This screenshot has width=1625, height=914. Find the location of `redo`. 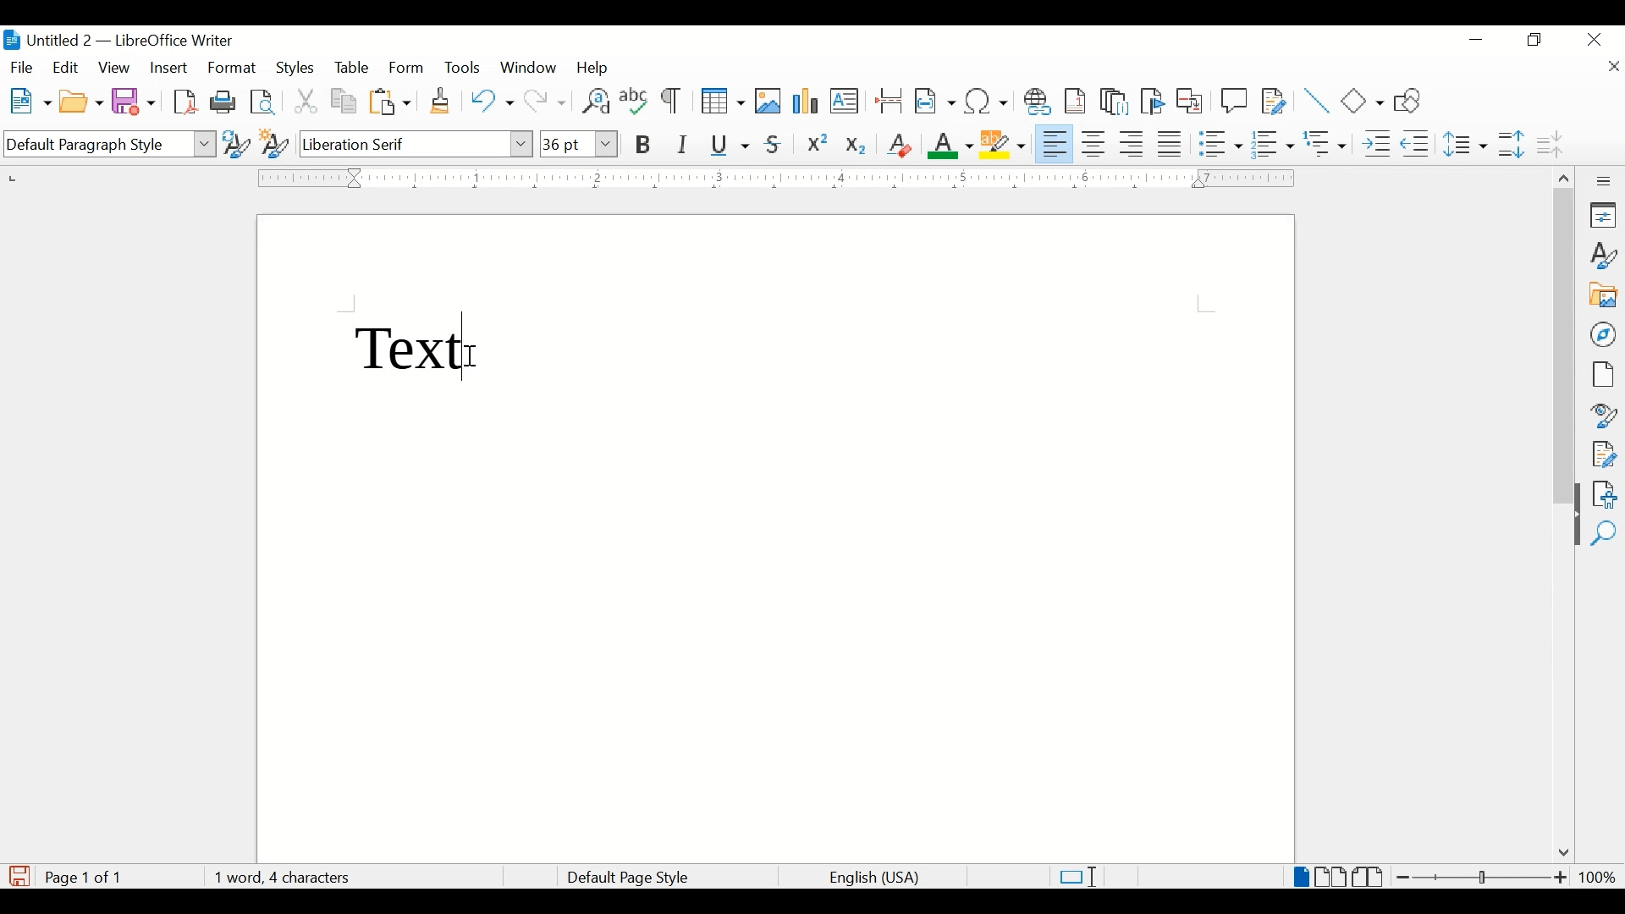

redo is located at coordinates (546, 102).